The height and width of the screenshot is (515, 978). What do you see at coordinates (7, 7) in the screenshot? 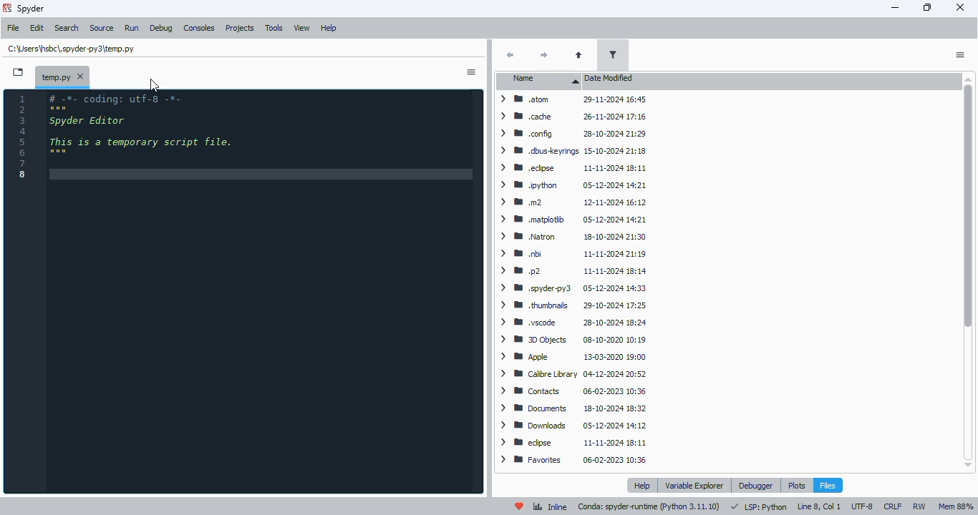
I see `logo` at bounding box center [7, 7].